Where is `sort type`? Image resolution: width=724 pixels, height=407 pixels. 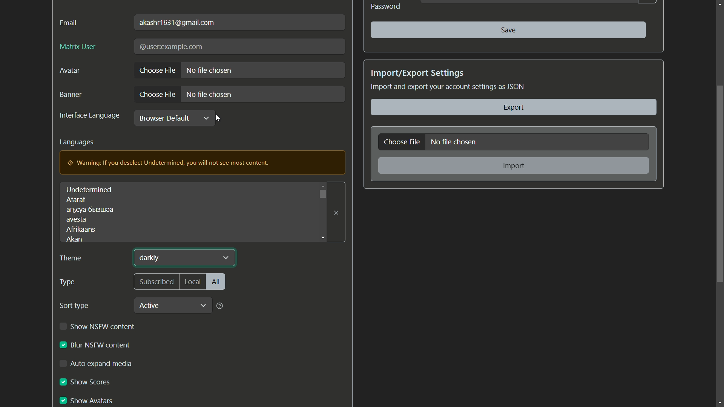
sort type is located at coordinates (74, 306).